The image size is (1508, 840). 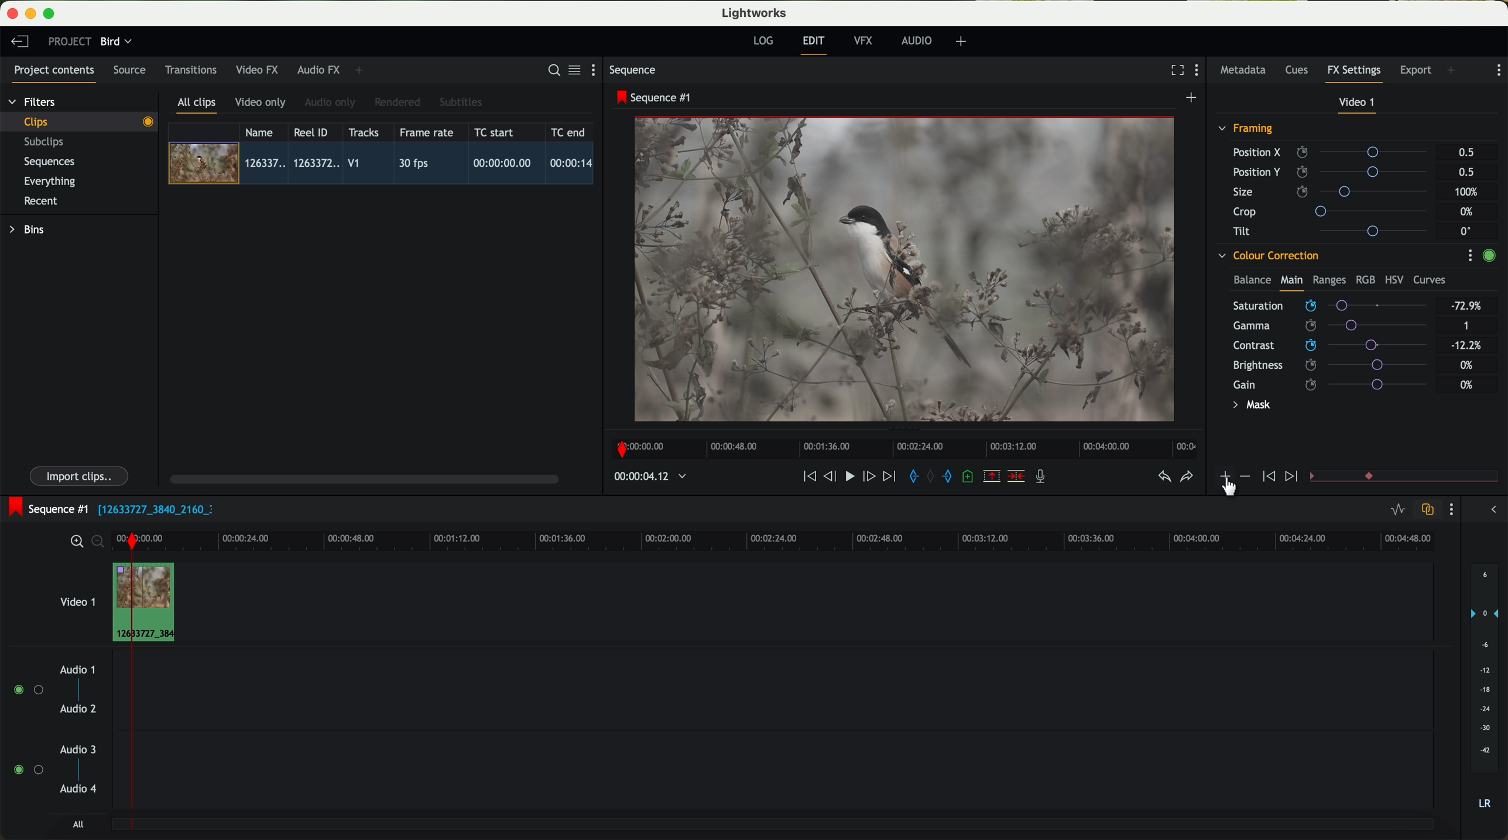 What do you see at coordinates (1337, 384) in the screenshot?
I see `gain` at bounding box center [1337, 384].